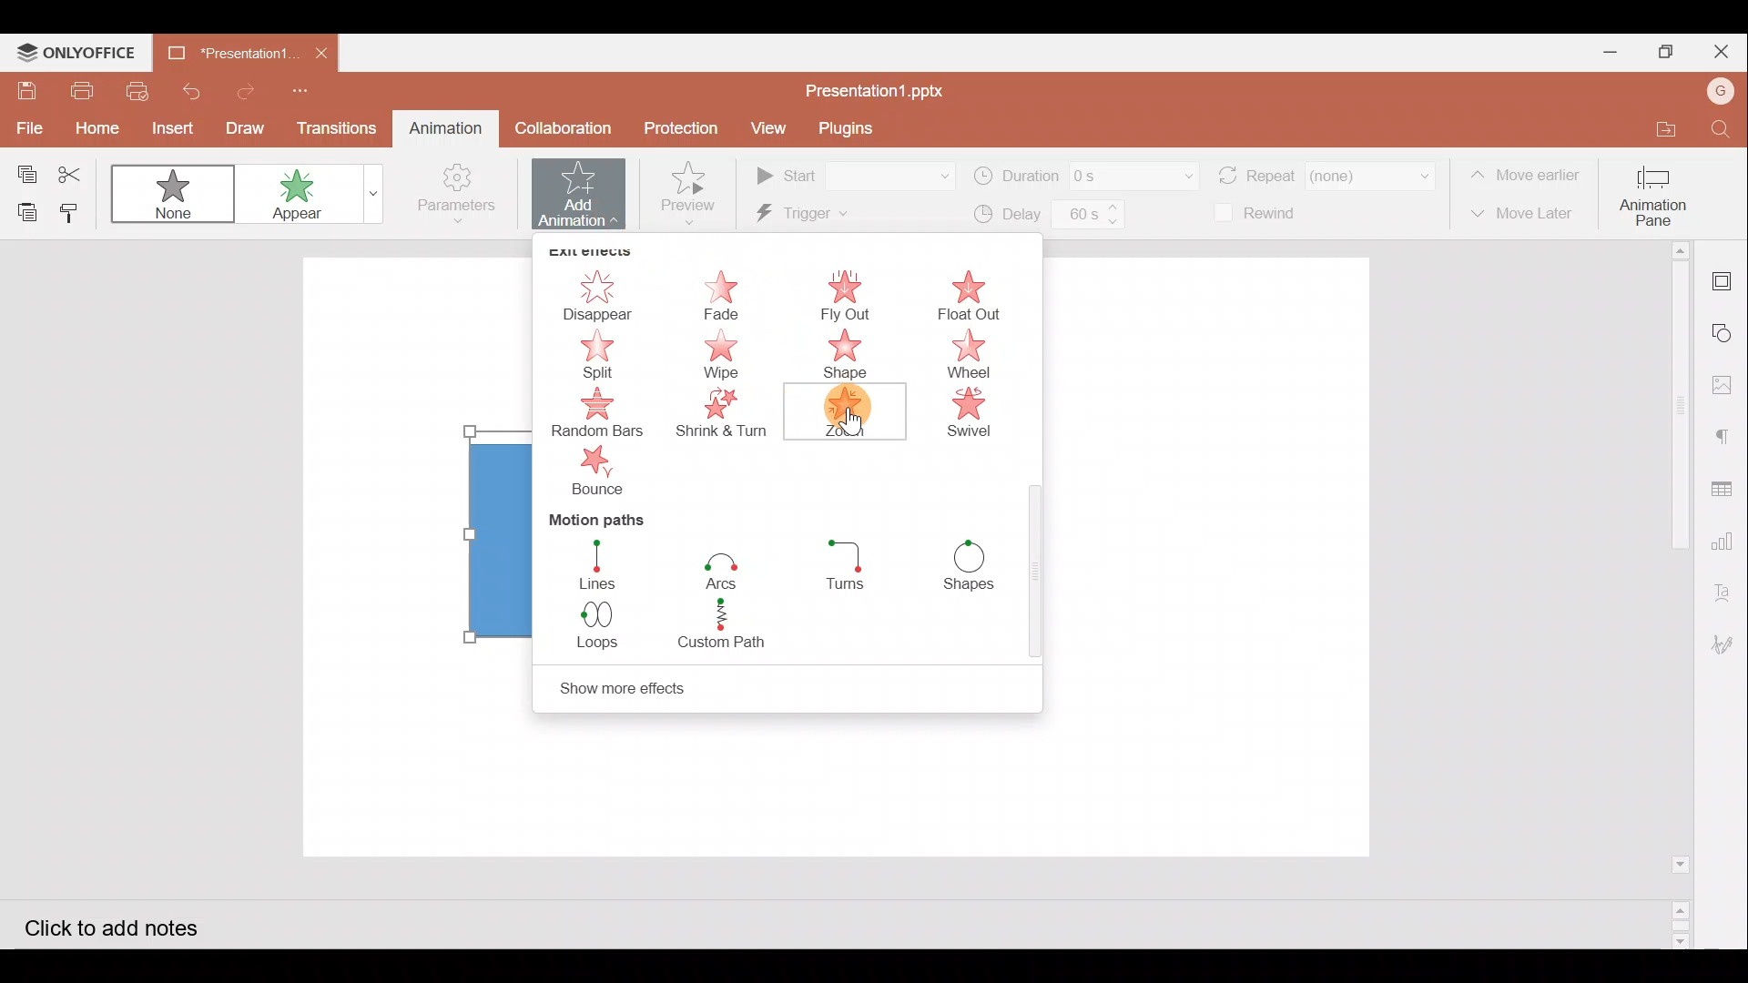  I want to click on Trigger, so click(835, 216).